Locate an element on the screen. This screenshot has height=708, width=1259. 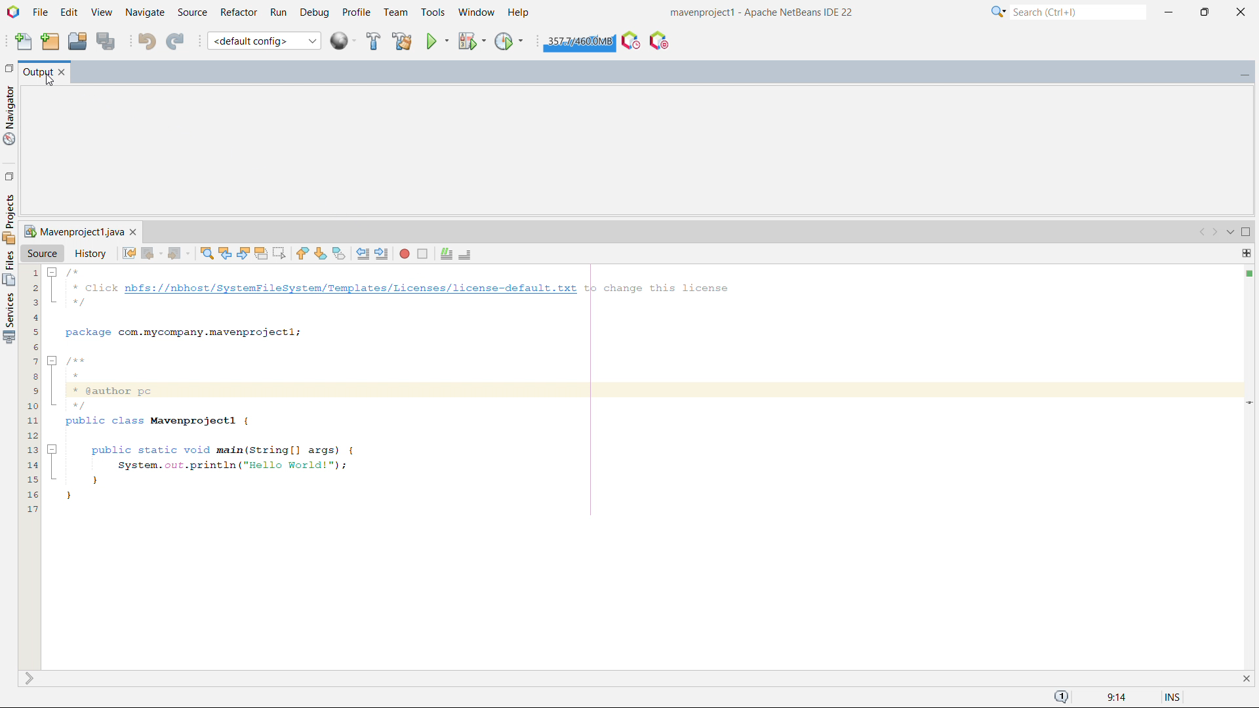
build project is located at coordinates (373, 41).